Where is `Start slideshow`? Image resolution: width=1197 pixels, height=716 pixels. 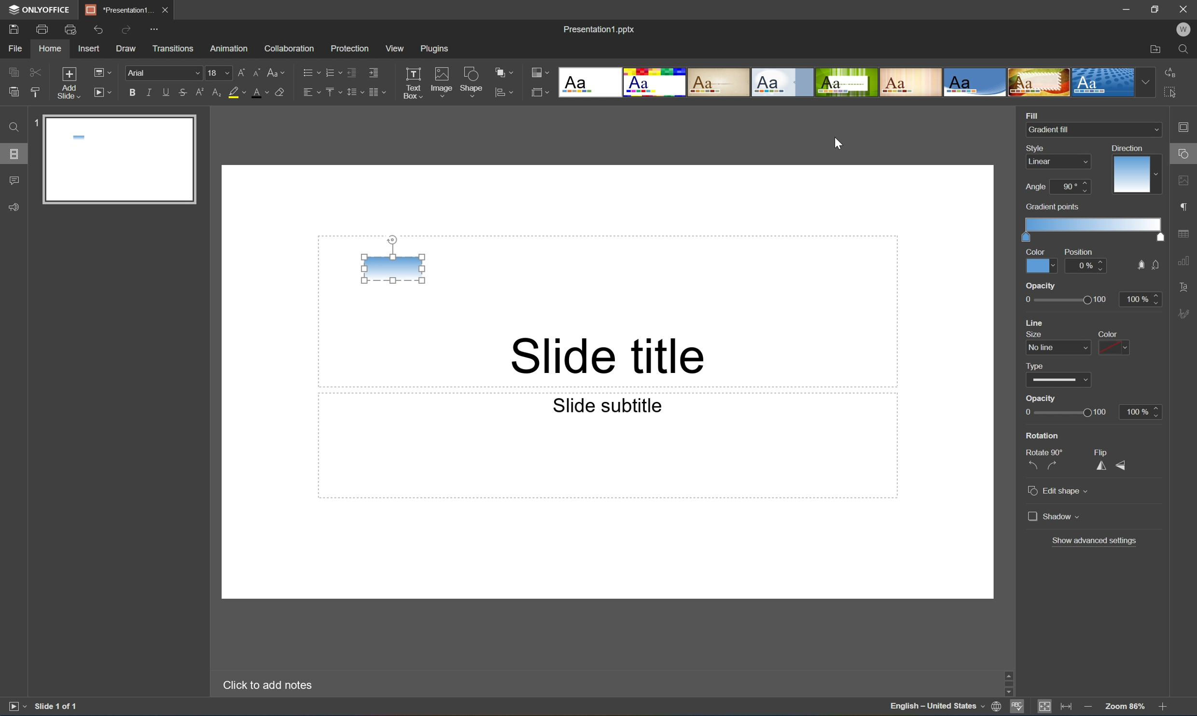 Start slideshow is located at coordinates (16, 705).